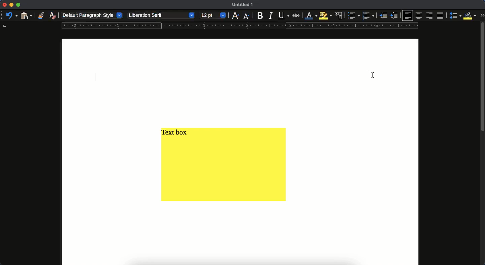 The height and width of the screenshot is (265, 485). Describe the element at coordinates (482, 15) in the screenshot. I see `expand` at that location.